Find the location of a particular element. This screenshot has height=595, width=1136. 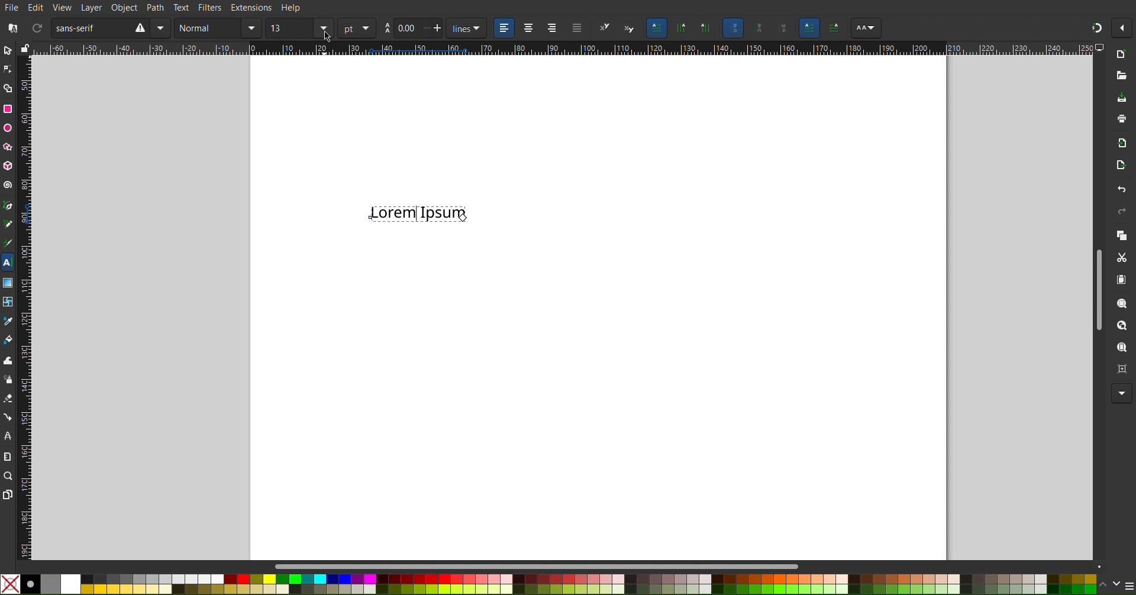

sans is located at coordinates (88, 27).